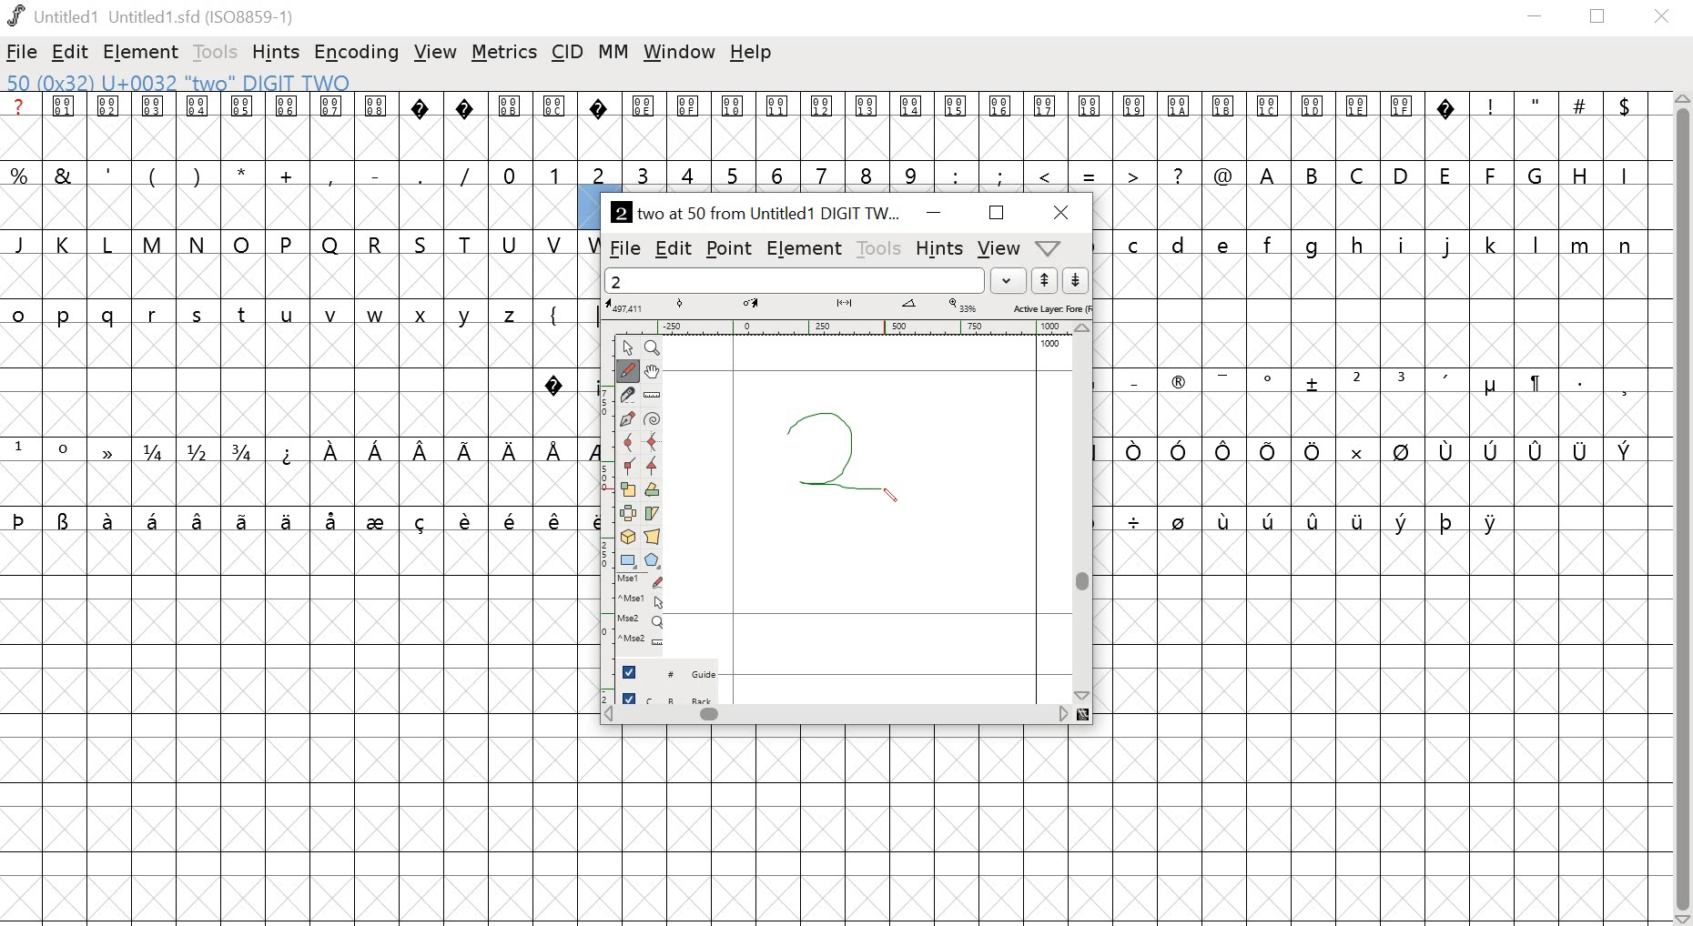  Describe the element at coordinates (295, 318) in the screenshot. I see `glyphs` at that location.